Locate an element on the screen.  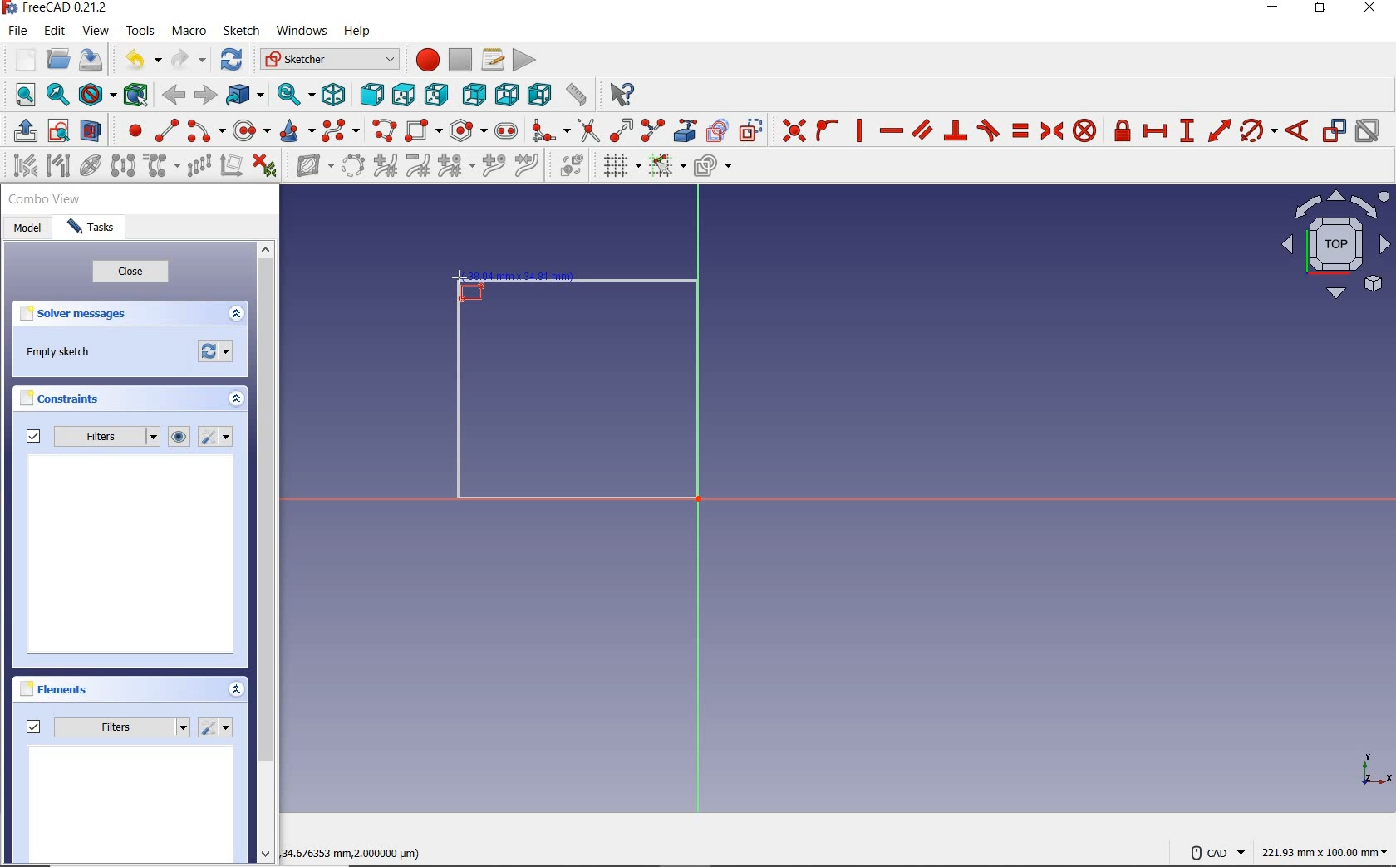
trim edge is located at coordinates (587, 130).